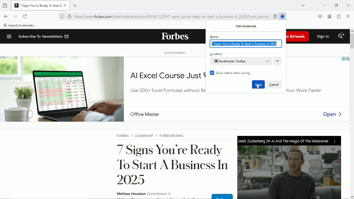  What do you see at coordinates (240, 58) in the screenshot?
I see `Location` at bounding box center [240, 58].